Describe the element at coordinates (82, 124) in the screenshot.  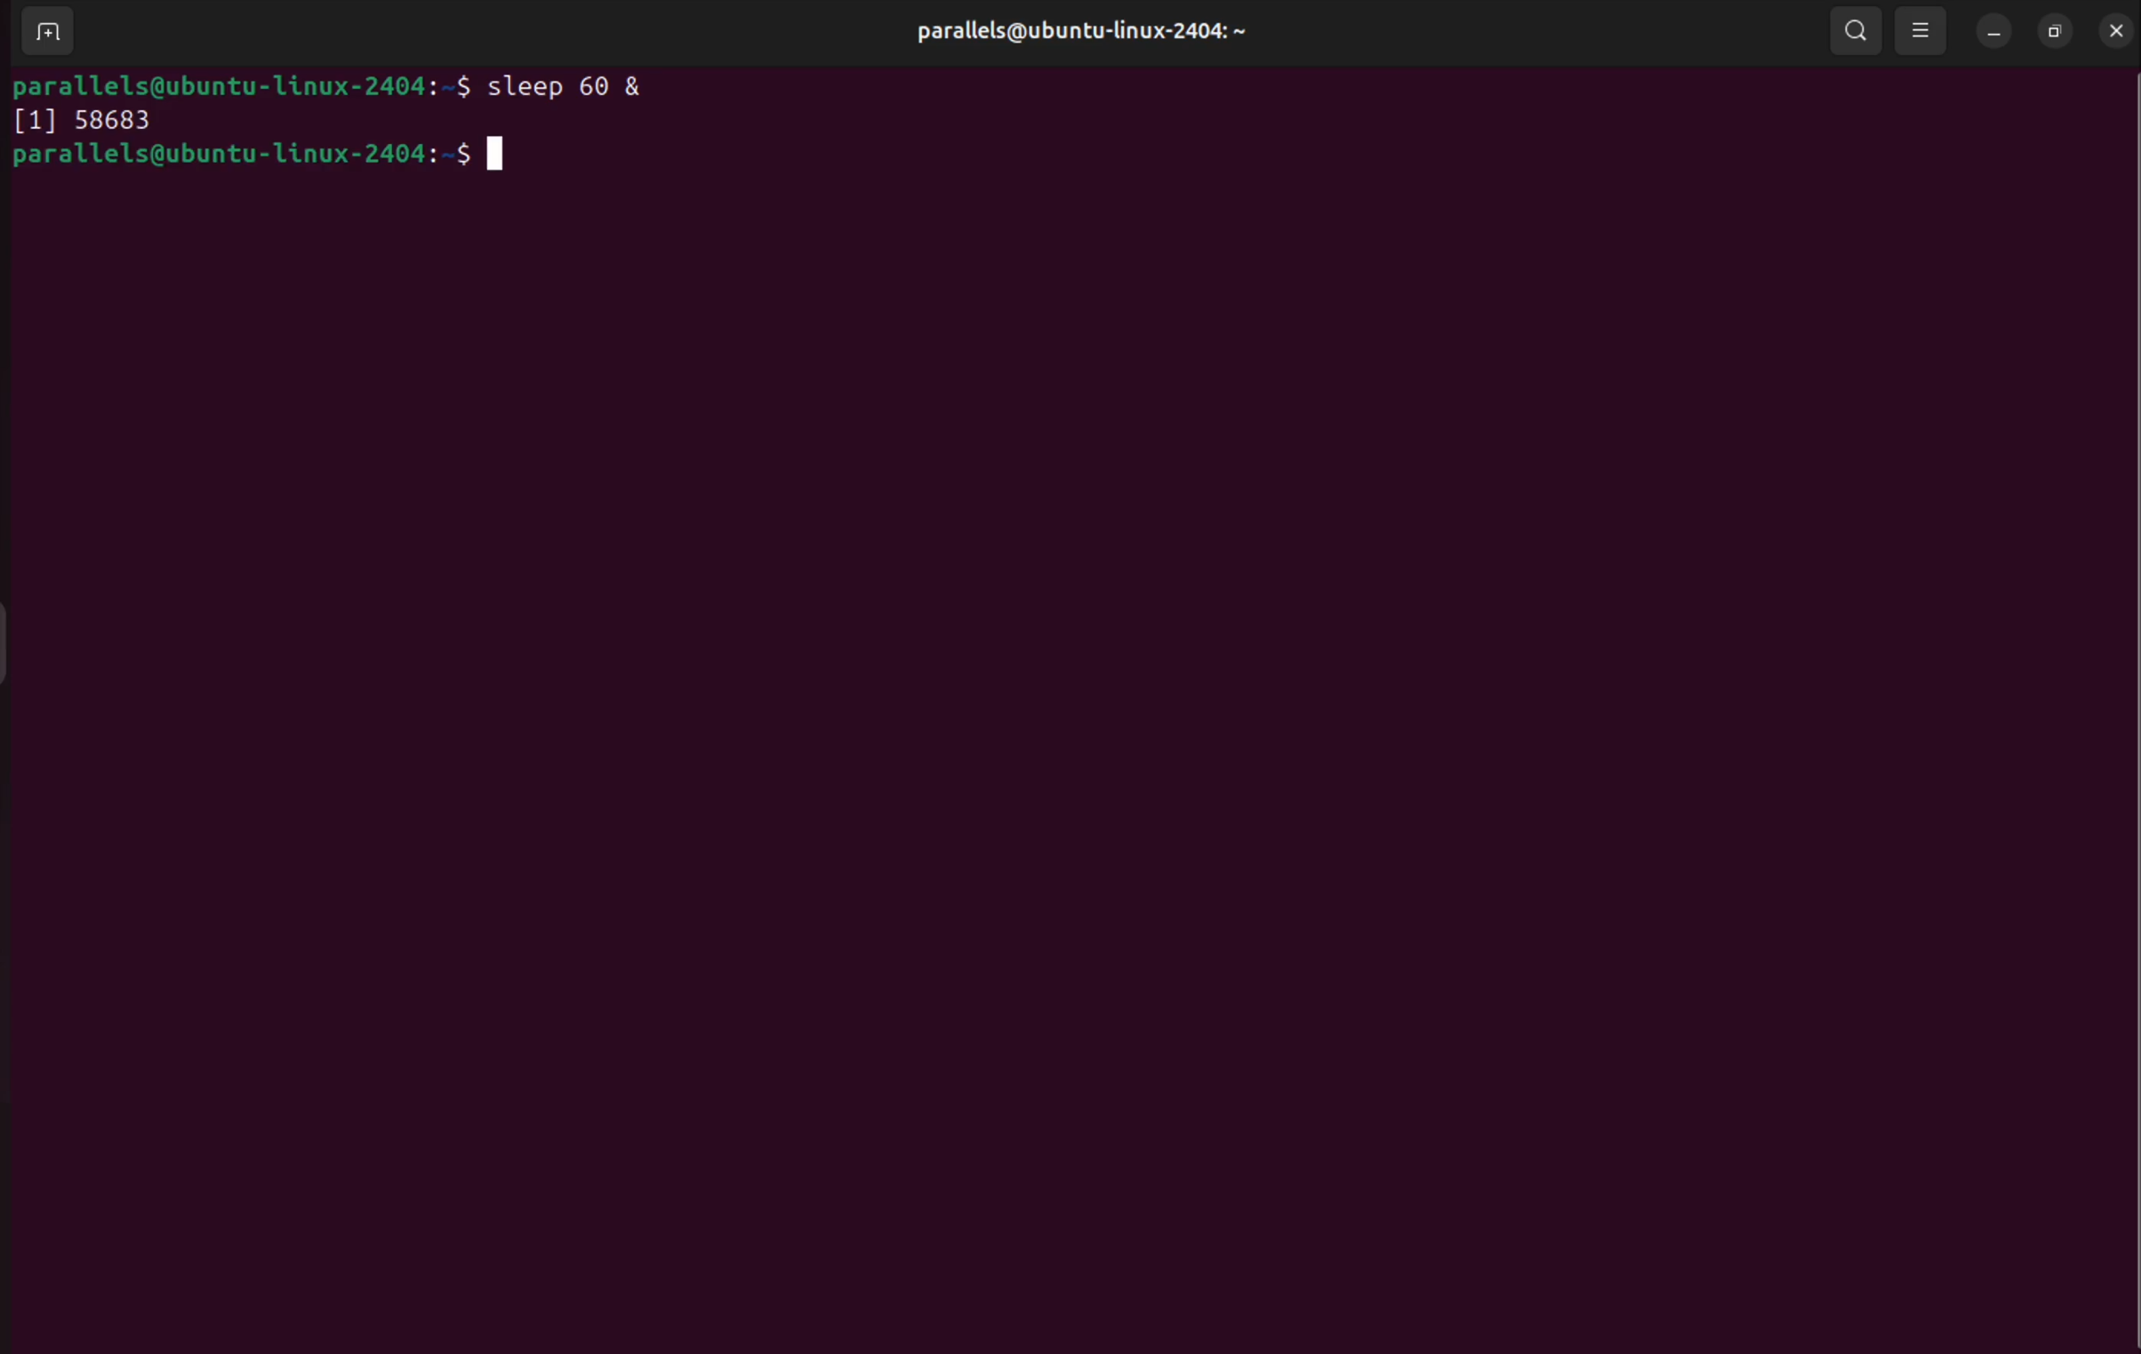
I see `[1] 5863` at that location.